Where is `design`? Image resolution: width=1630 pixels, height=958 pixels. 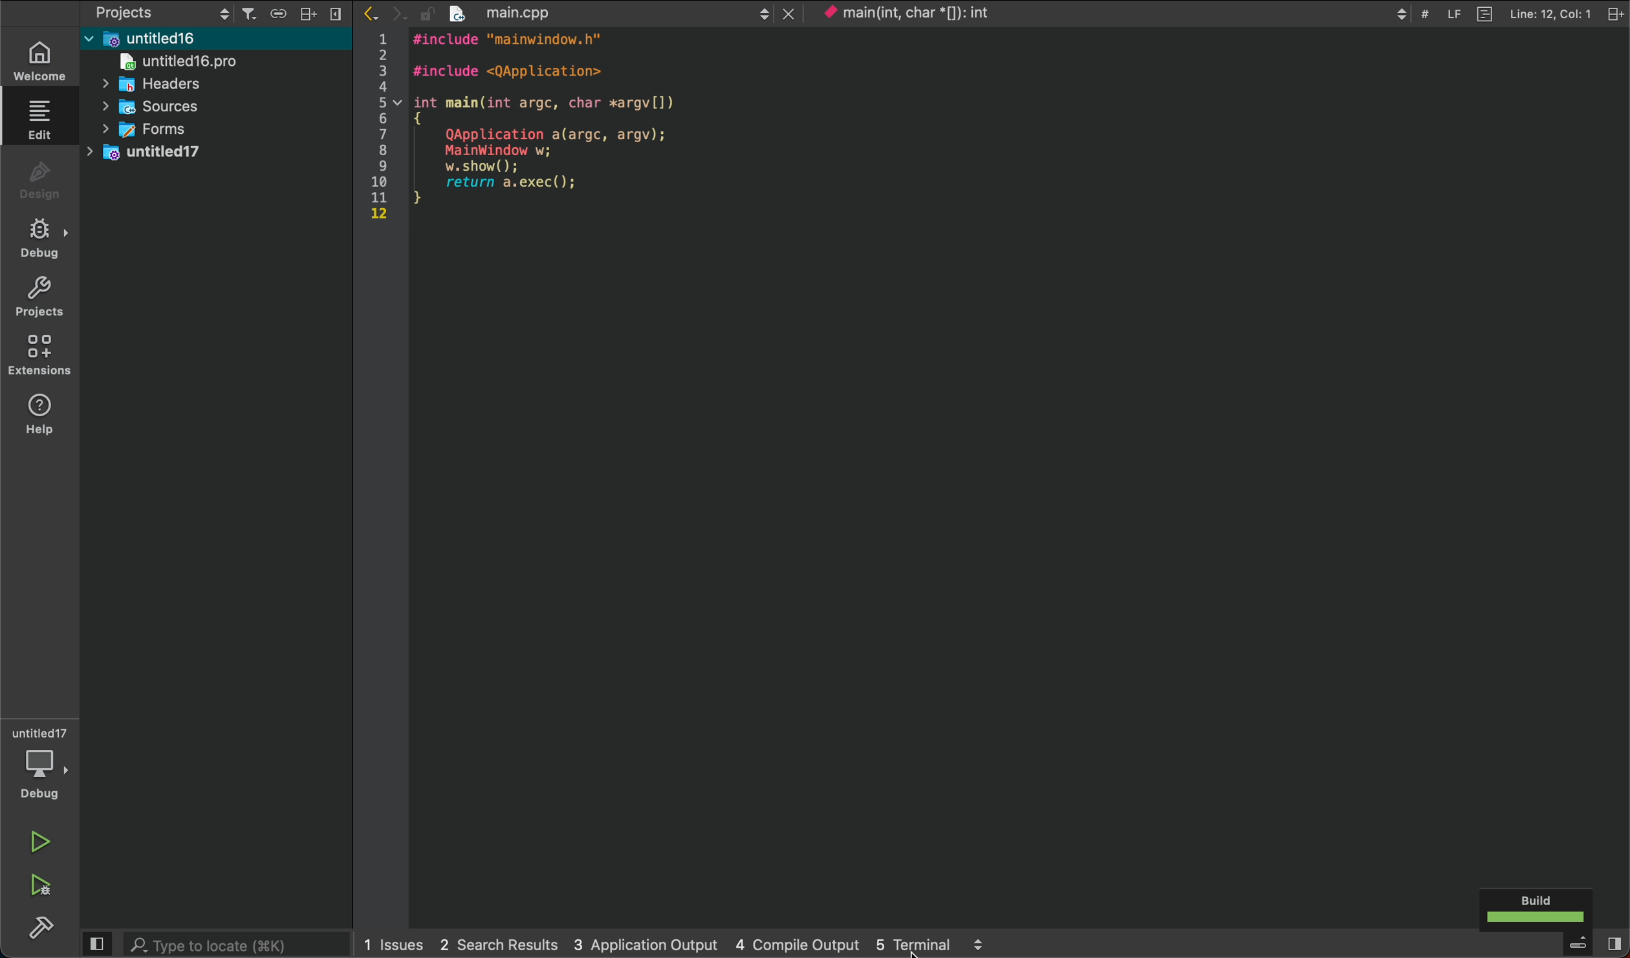
design is located at coordinates (37, 180).